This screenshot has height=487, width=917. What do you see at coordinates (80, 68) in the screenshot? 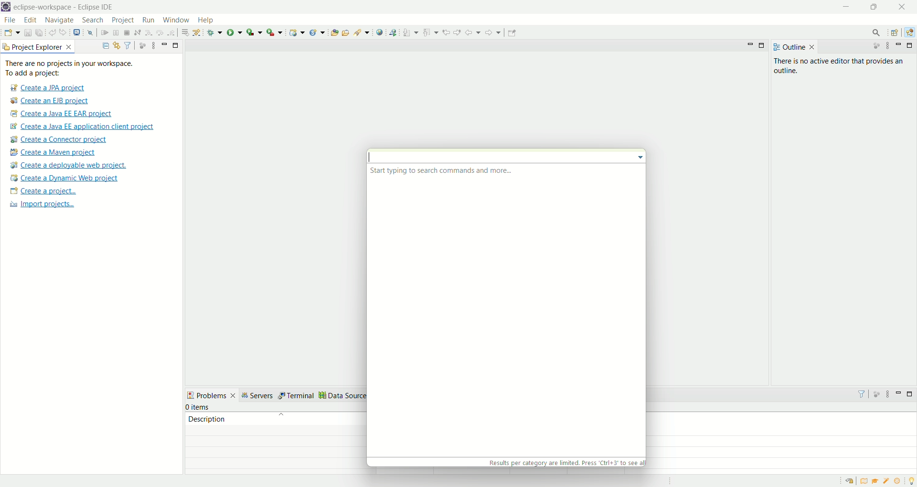
I see `text` at bounding box center [80, 68].